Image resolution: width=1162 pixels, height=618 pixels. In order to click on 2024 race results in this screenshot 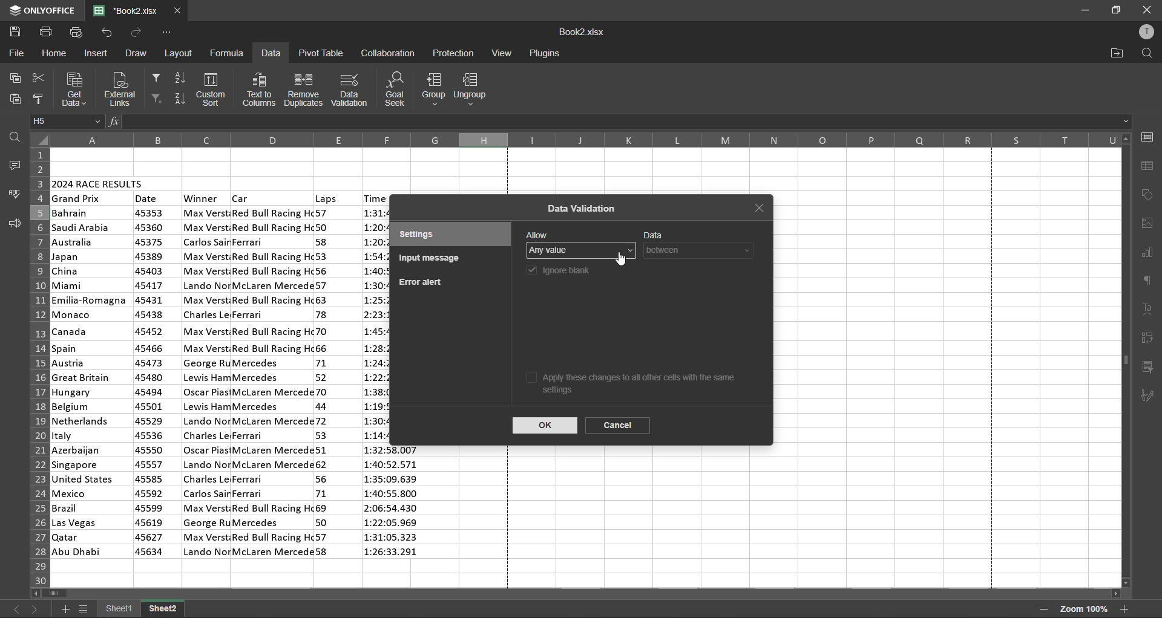, I will do `click(99, 182)`.